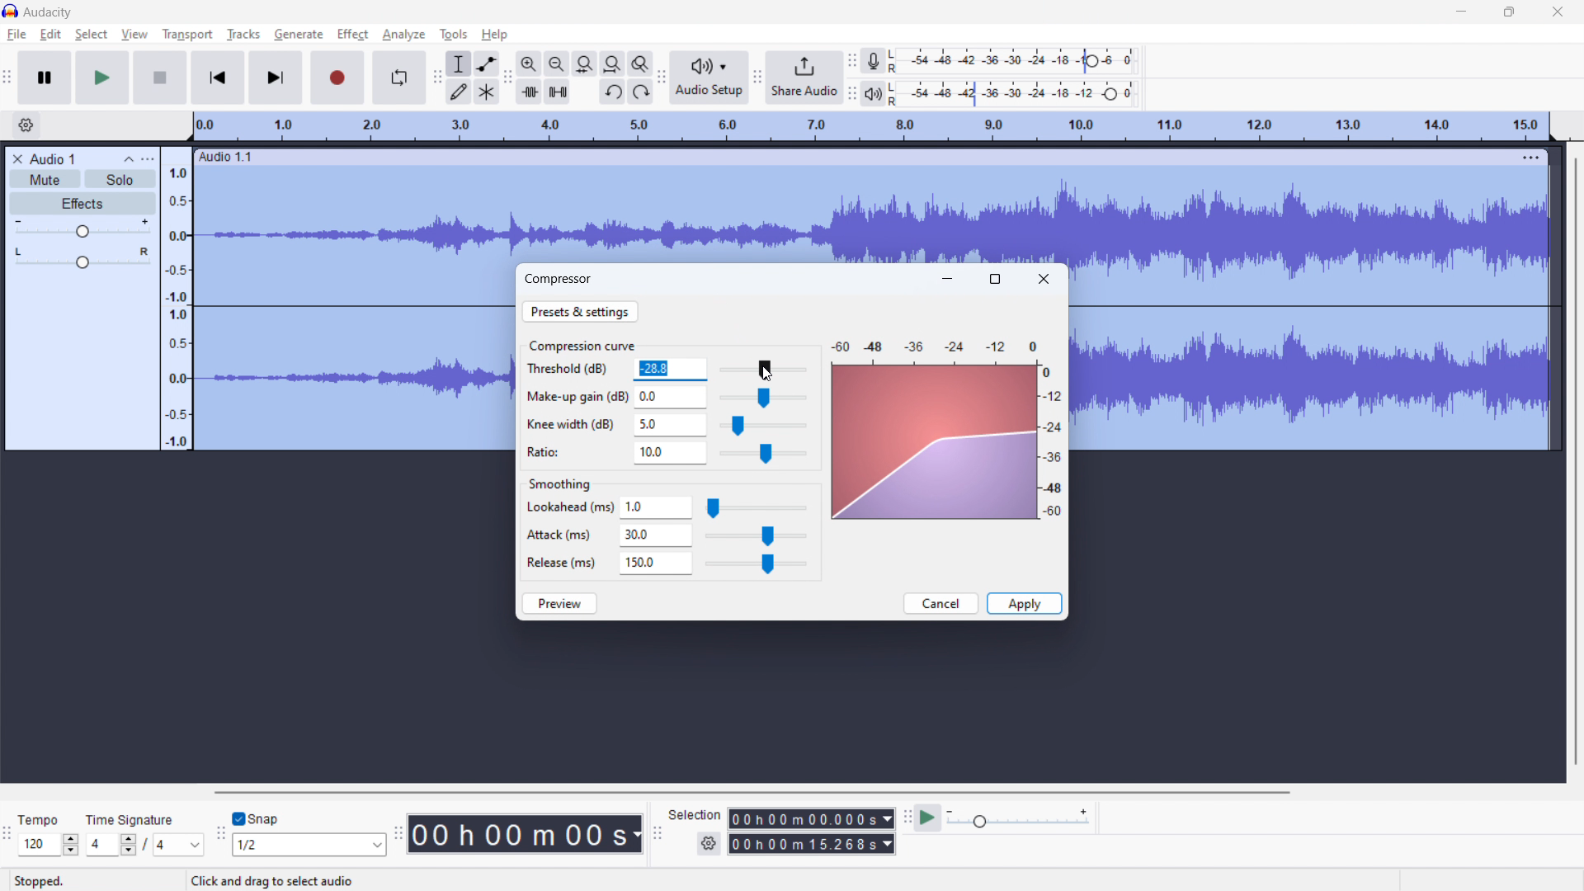 The height and width of the screenshot is (891, 1584). Describe the element at coordinates (1533, 157) in the screenshot. I see `menu` at that location.